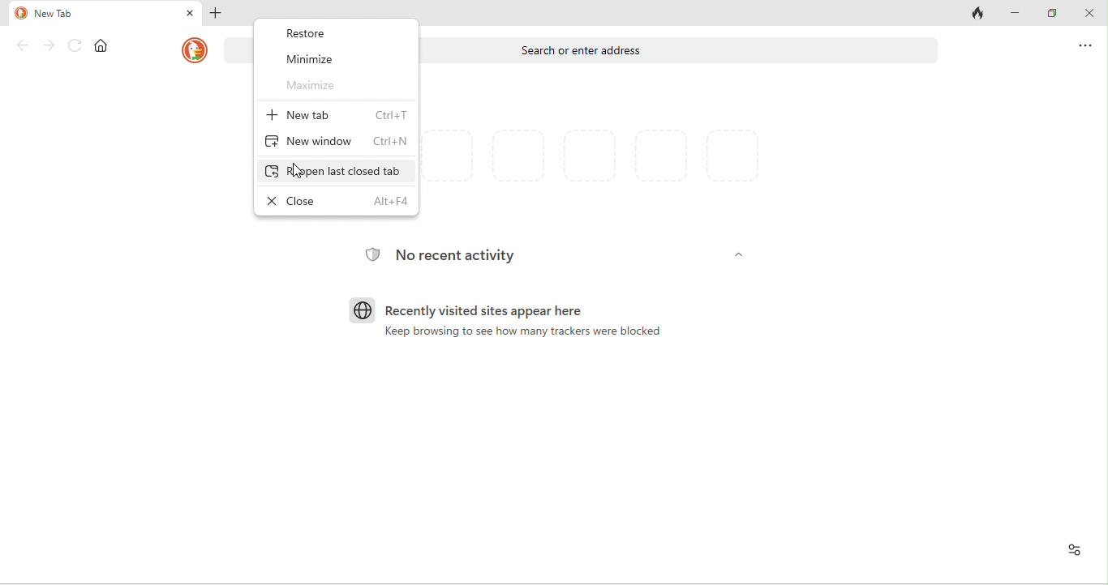  What do you see at coordinates (1058, 15) in the screenshot?
I see `maximize` at bounding box center [1058, 15].